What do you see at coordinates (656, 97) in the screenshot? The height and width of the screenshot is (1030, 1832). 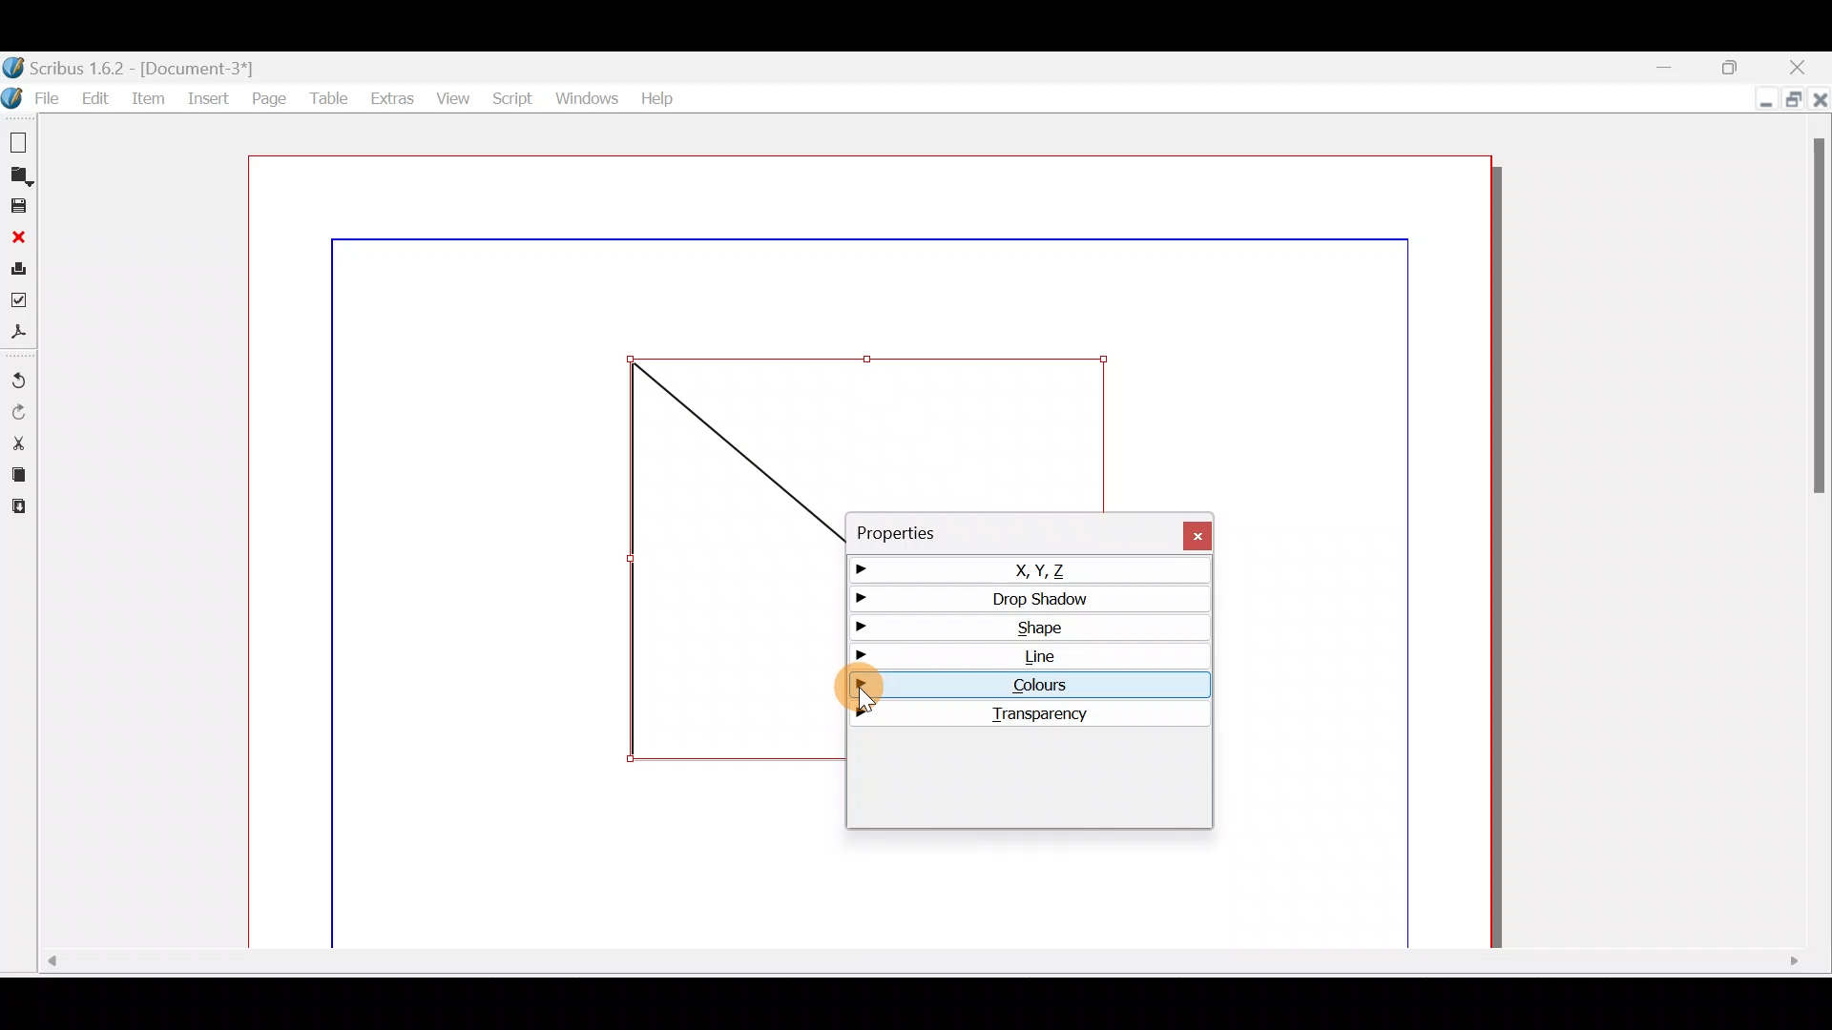 I see `Help` at bounding box center [656, 97].